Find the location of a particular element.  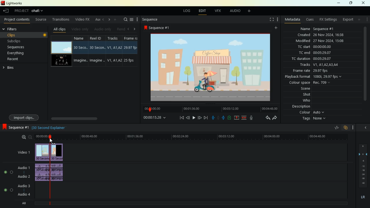

close is located at coordinates (363, 3).